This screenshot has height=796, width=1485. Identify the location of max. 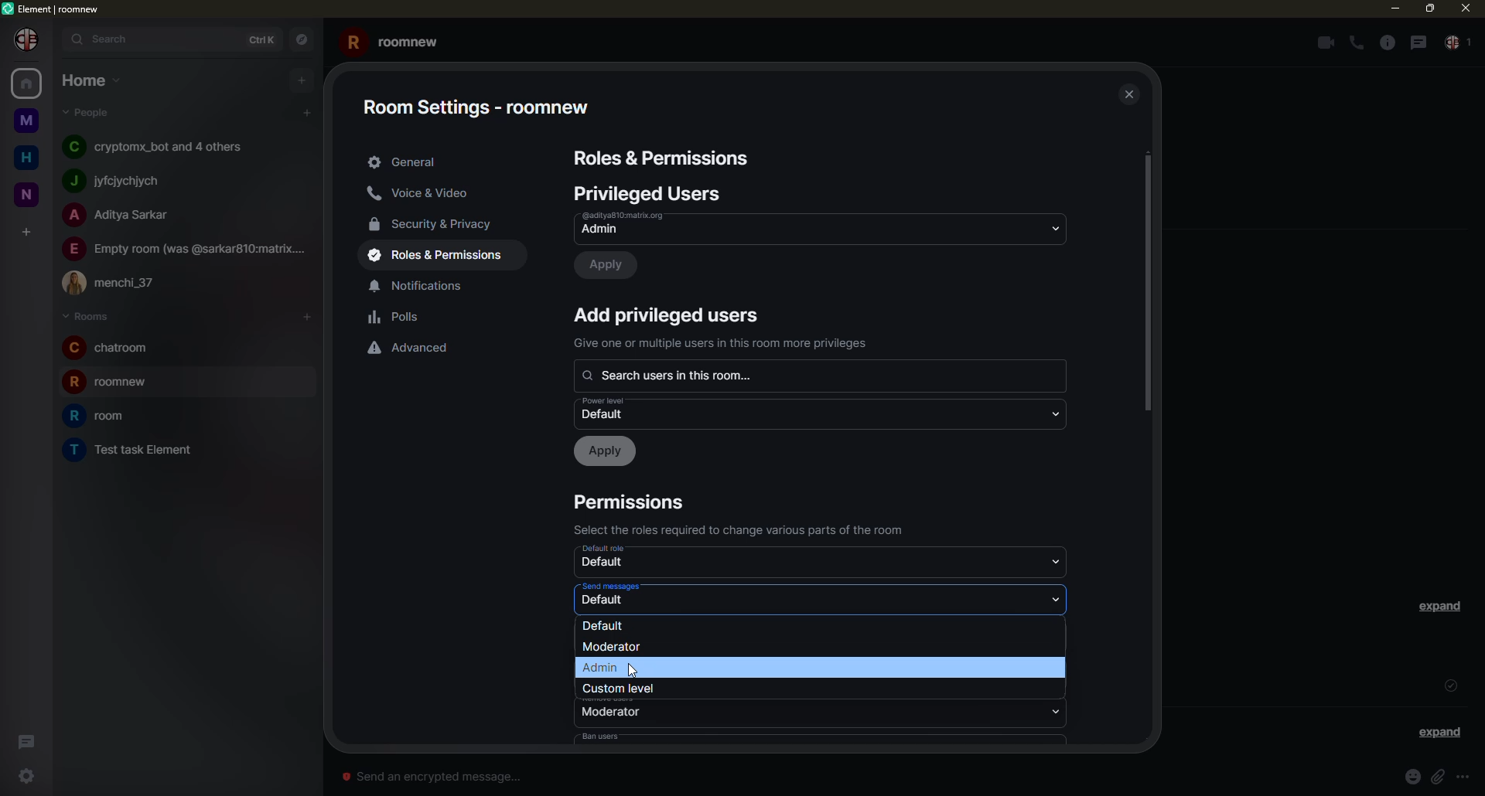
(1428, 9).